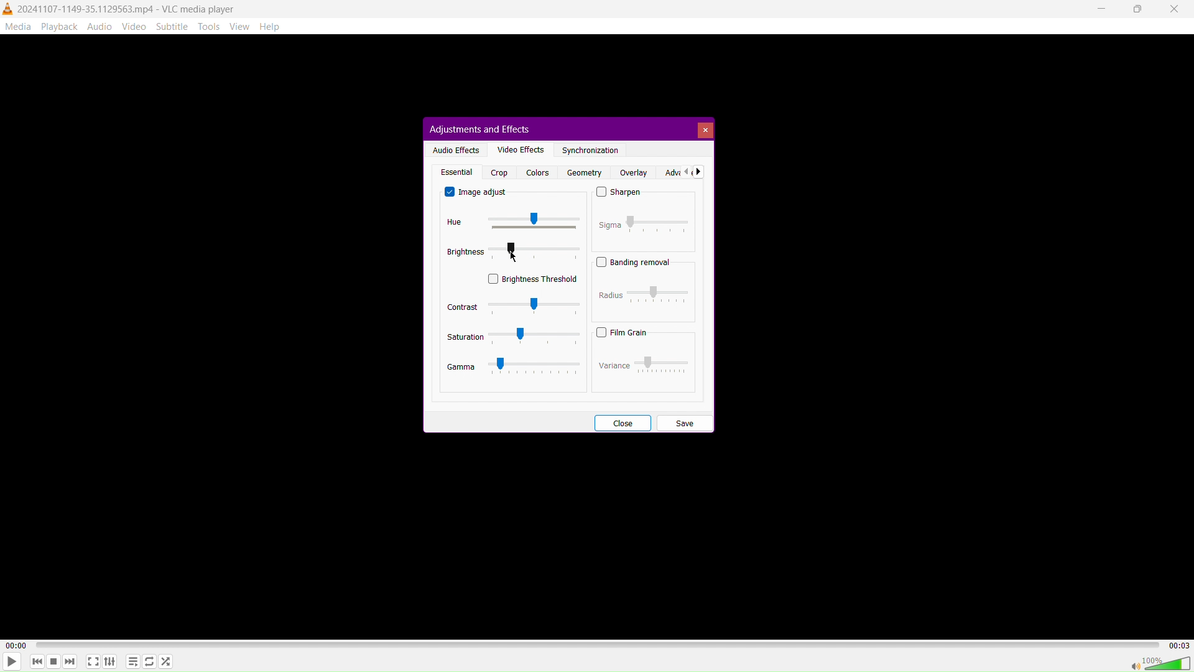  What do you see at coordinates (131, 660) in the screenshot?
I see `Toggle playlist` at bounding box center [131, 660].